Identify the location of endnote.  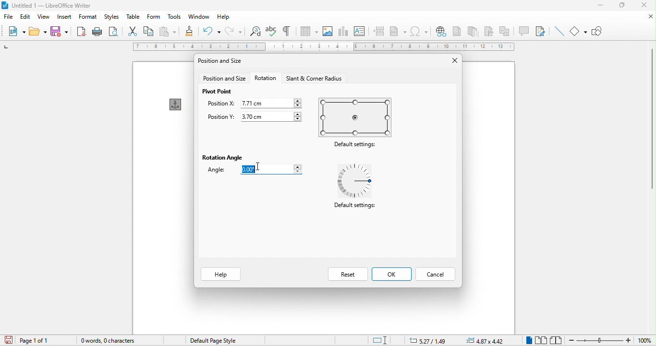
(474, 31).